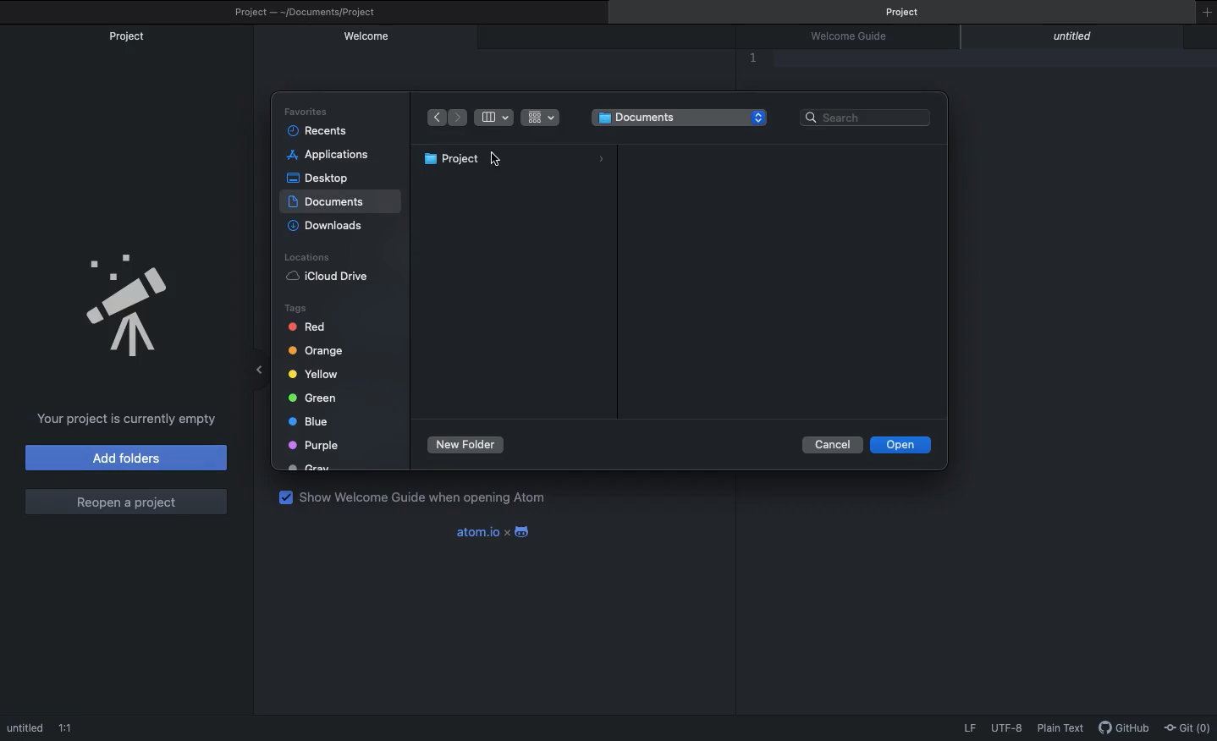 The height and width of the screenshot is (741, 1217). I want to click on Reopen a project, so click(126, 501).